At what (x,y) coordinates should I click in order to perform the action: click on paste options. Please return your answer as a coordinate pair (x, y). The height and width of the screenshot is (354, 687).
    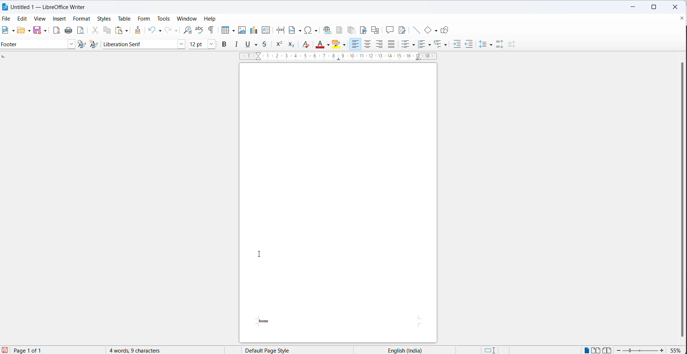
    Looking at the image, I should click on (118, 30).